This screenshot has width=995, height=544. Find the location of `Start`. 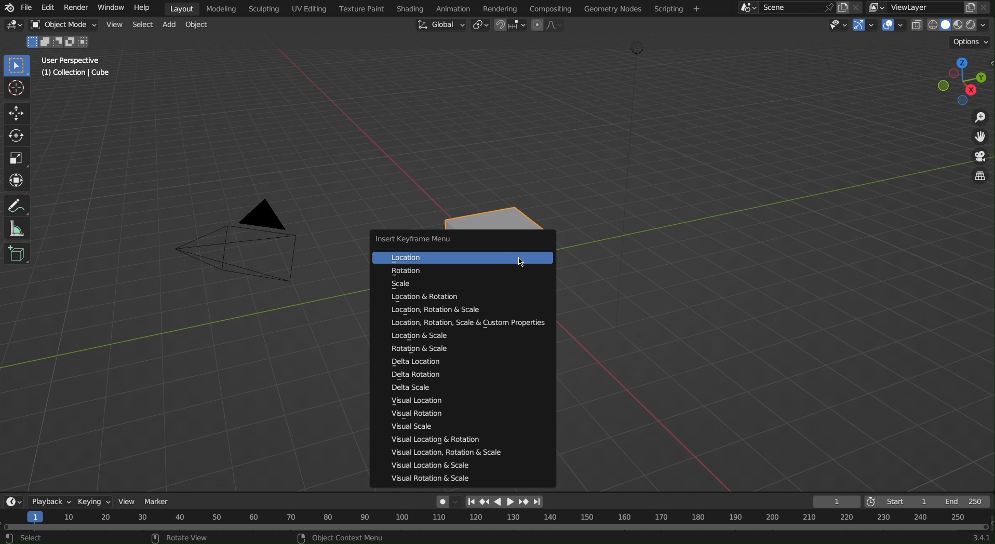

Start is located at coordinates (902, 501).